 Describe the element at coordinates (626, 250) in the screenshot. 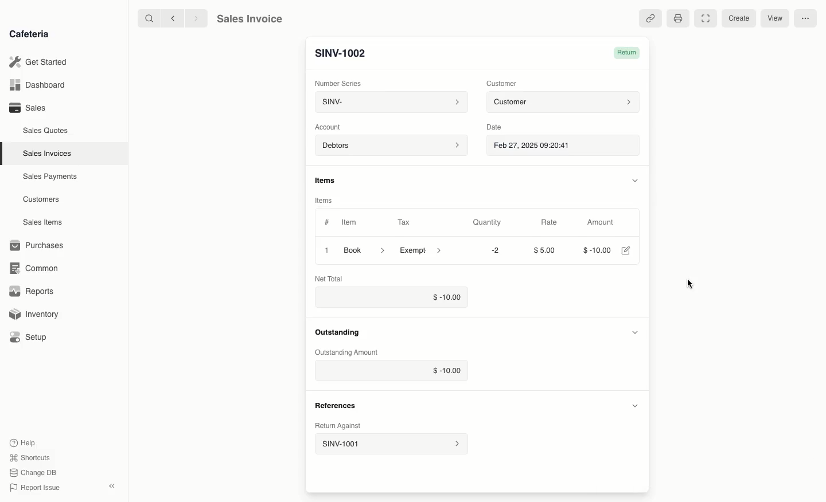

I see `Edit` at that location.